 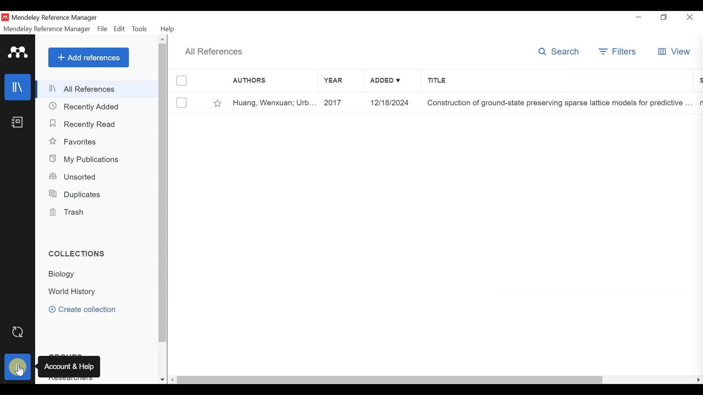 What do you see at coordinates (86, 160) in the screenshot?
I see `My Publications` at bounding box center [86, 160].